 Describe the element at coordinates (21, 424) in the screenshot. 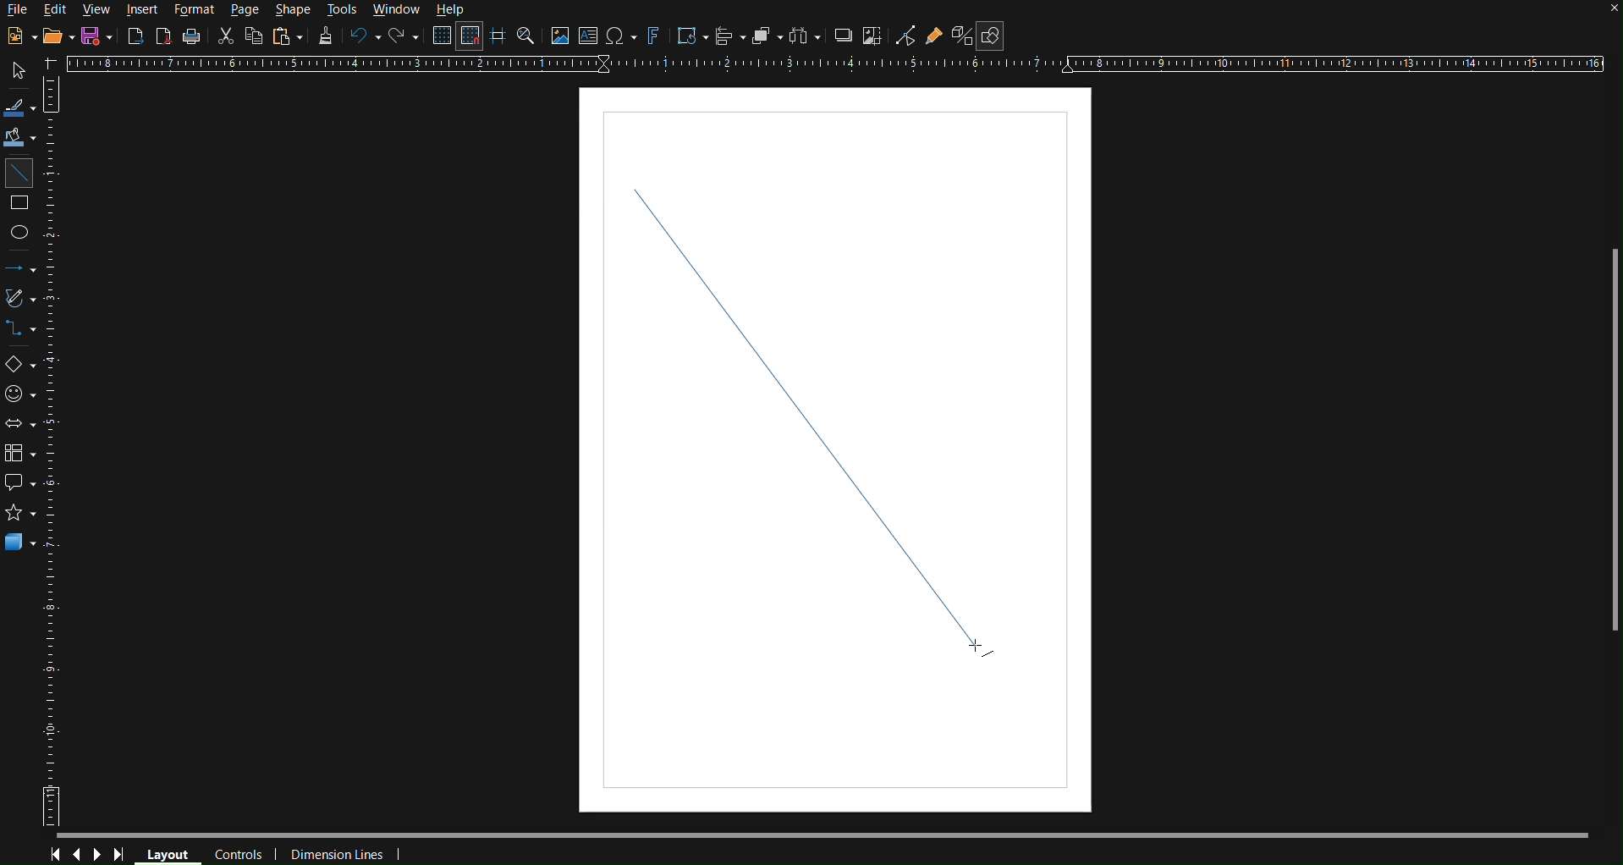

I see `Block Arrows` at that location.